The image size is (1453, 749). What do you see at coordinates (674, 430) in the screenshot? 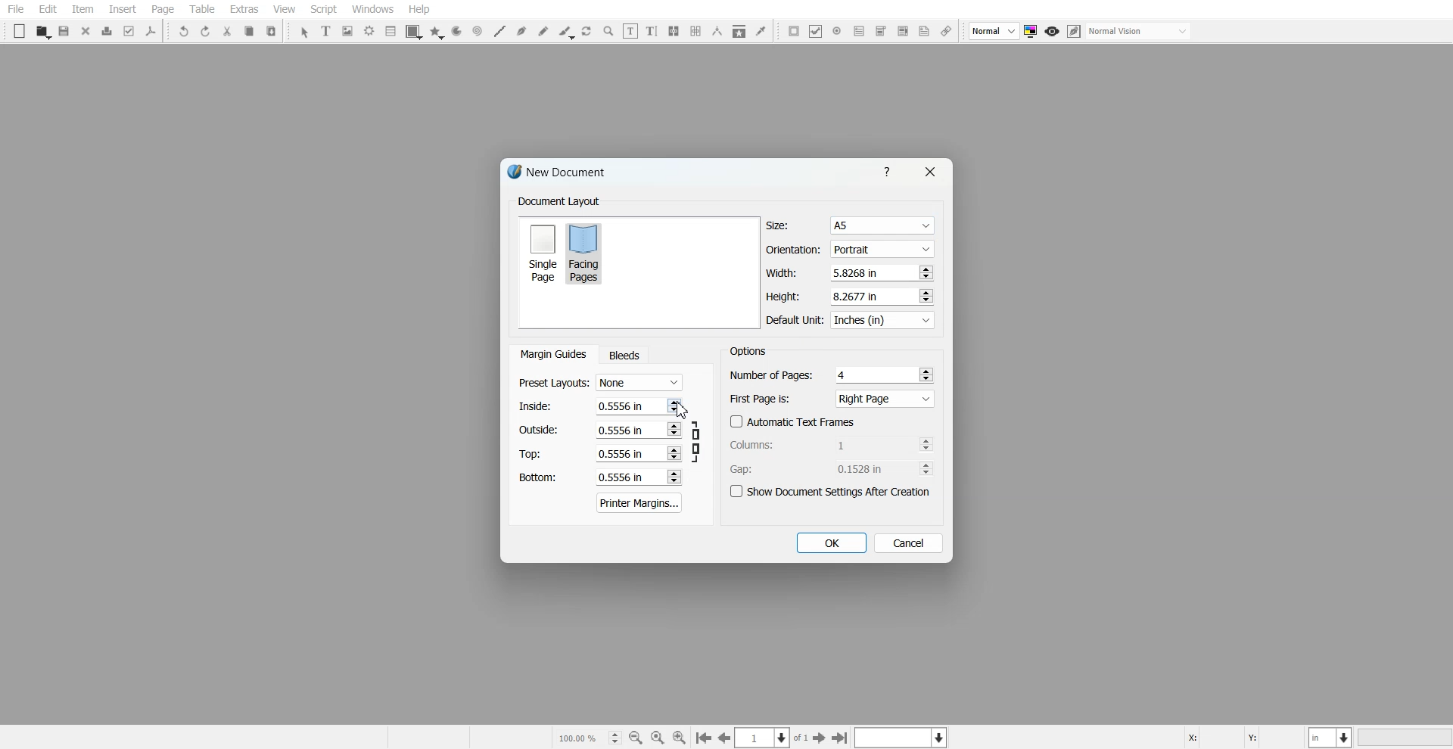
I see `Increase and decrease No. ` at bounding box center [674, 430].